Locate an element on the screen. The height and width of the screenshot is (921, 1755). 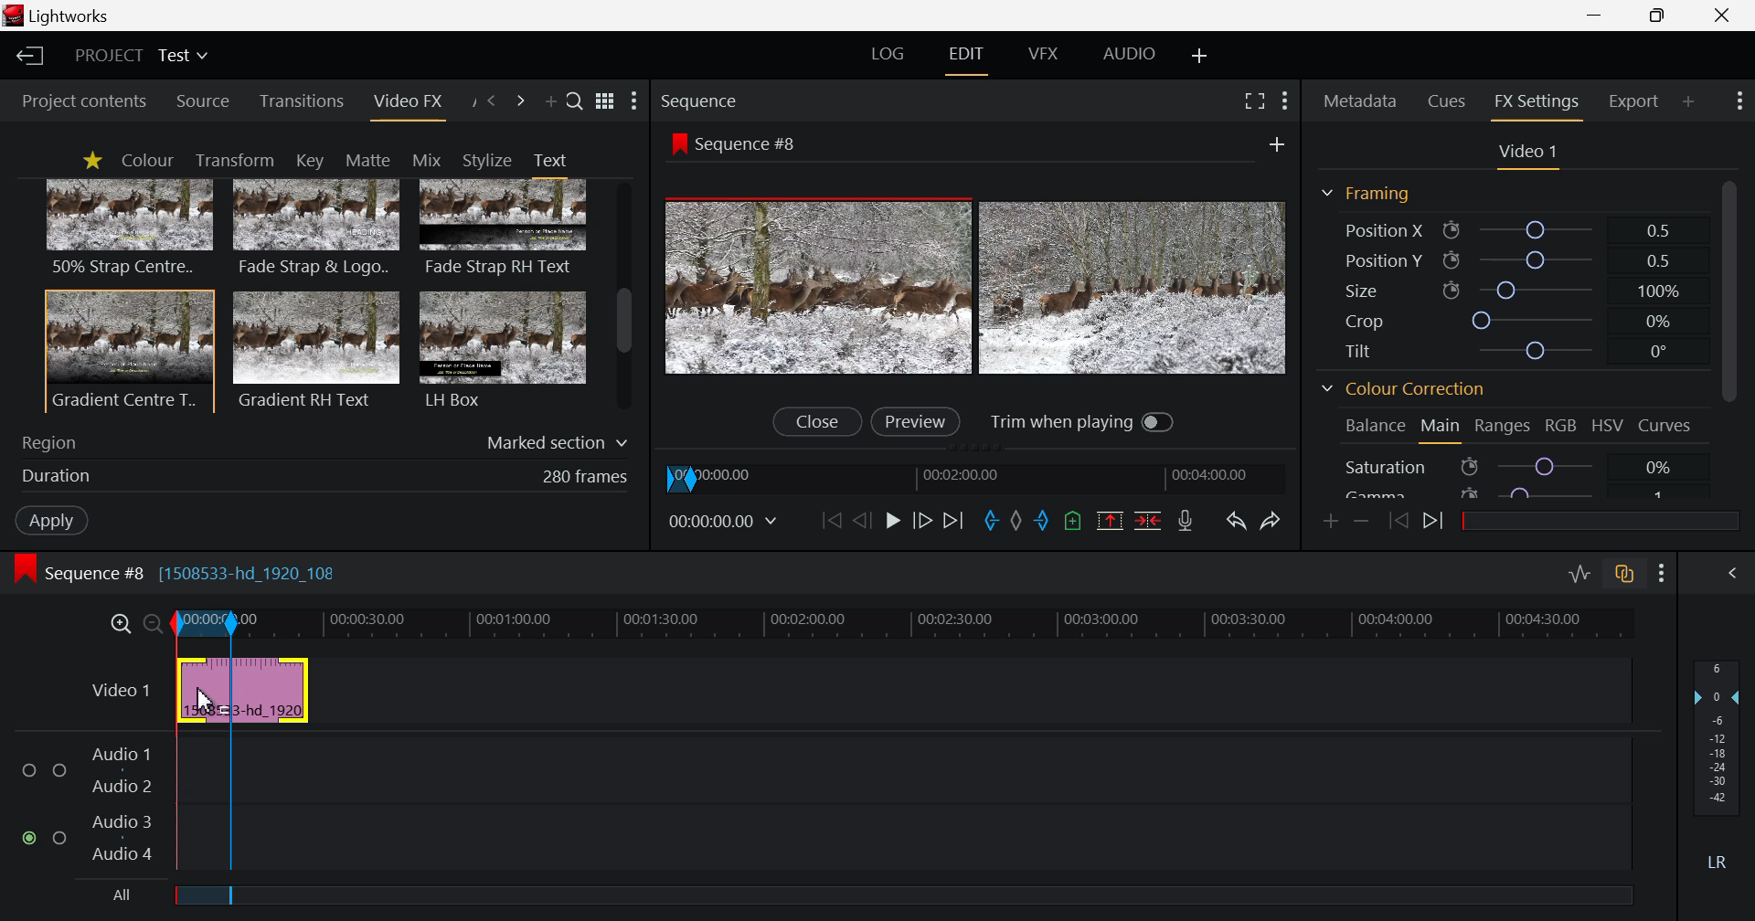
Add is located at coordinates (1271, 143).